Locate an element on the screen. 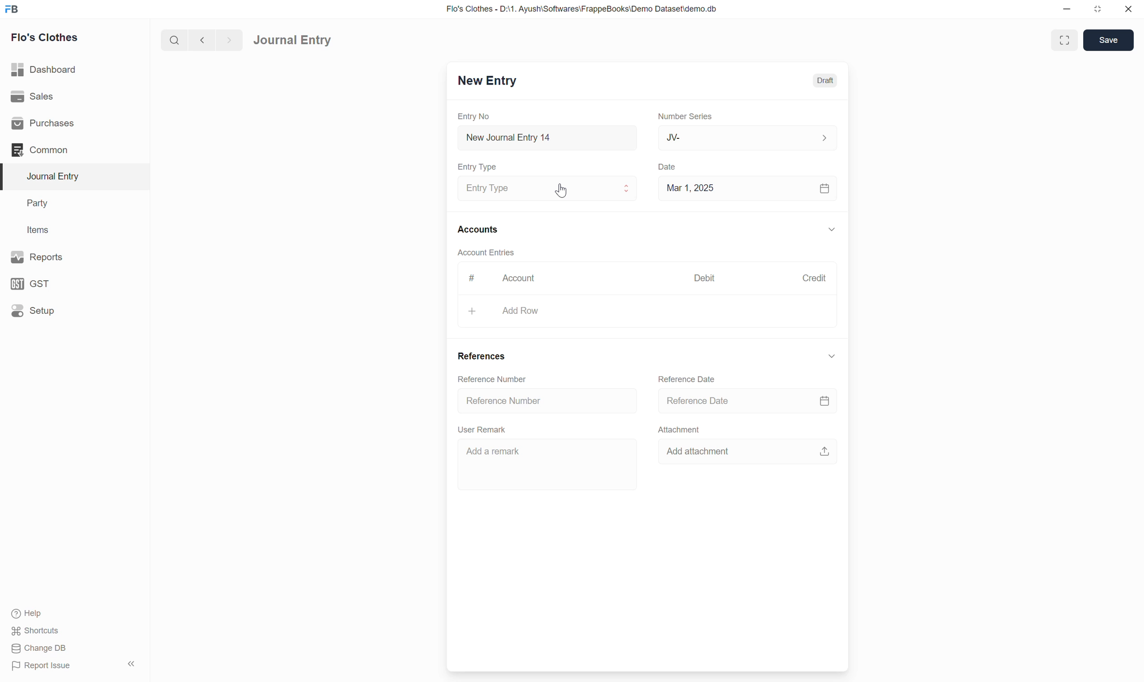  Items is located at coordinates (37, 229).